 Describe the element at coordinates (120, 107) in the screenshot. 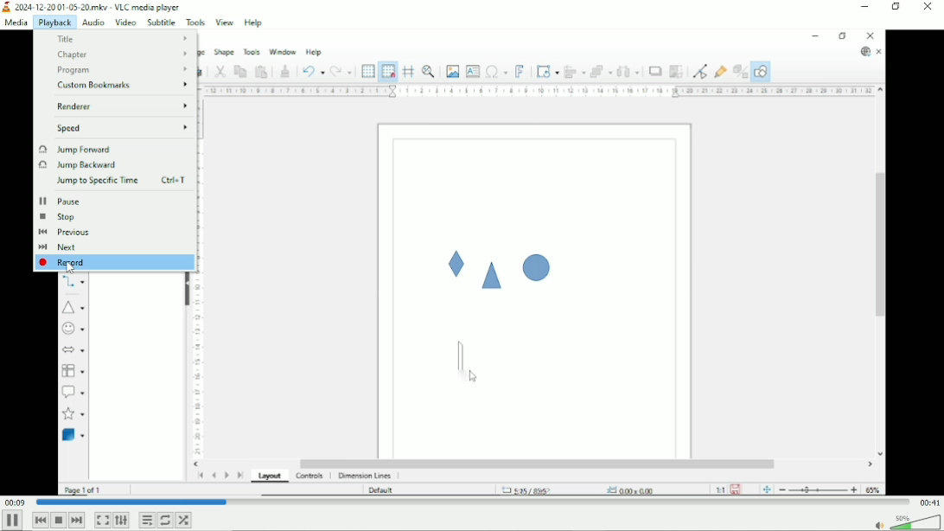

I see `Renderer` at that location.